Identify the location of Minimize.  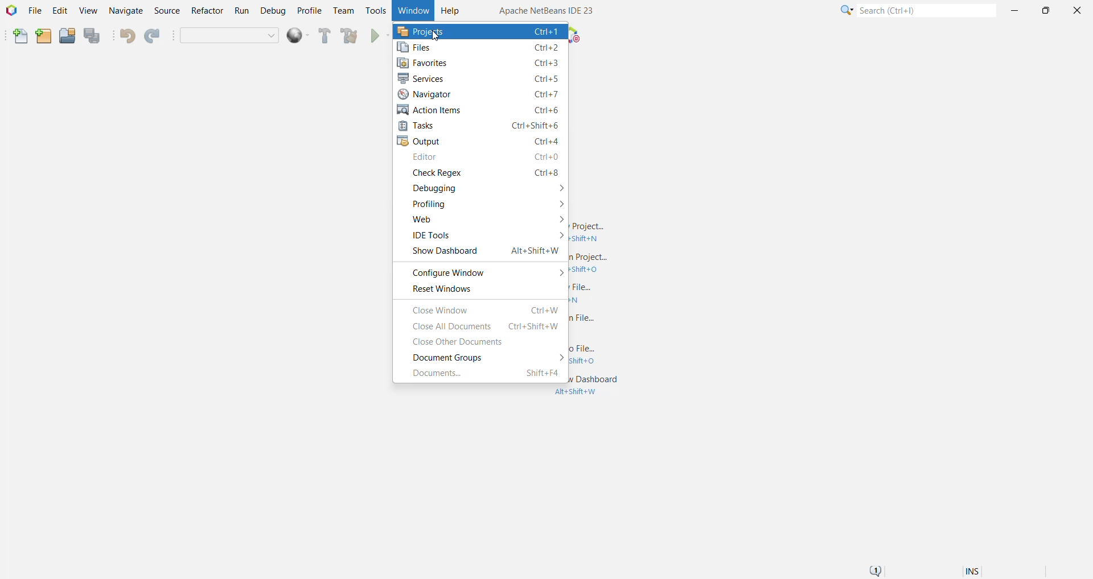
(1016, 11).